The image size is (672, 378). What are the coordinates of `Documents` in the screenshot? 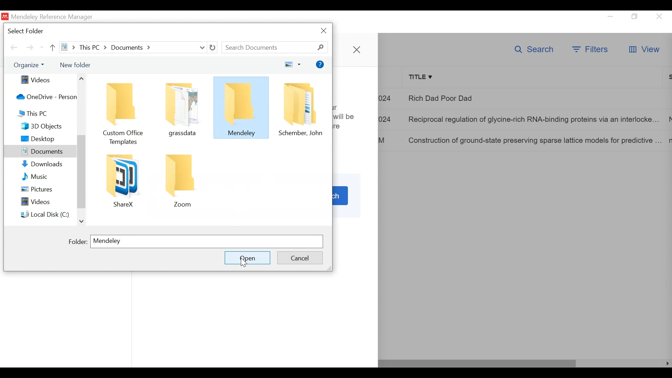 It's located at (40, 151).